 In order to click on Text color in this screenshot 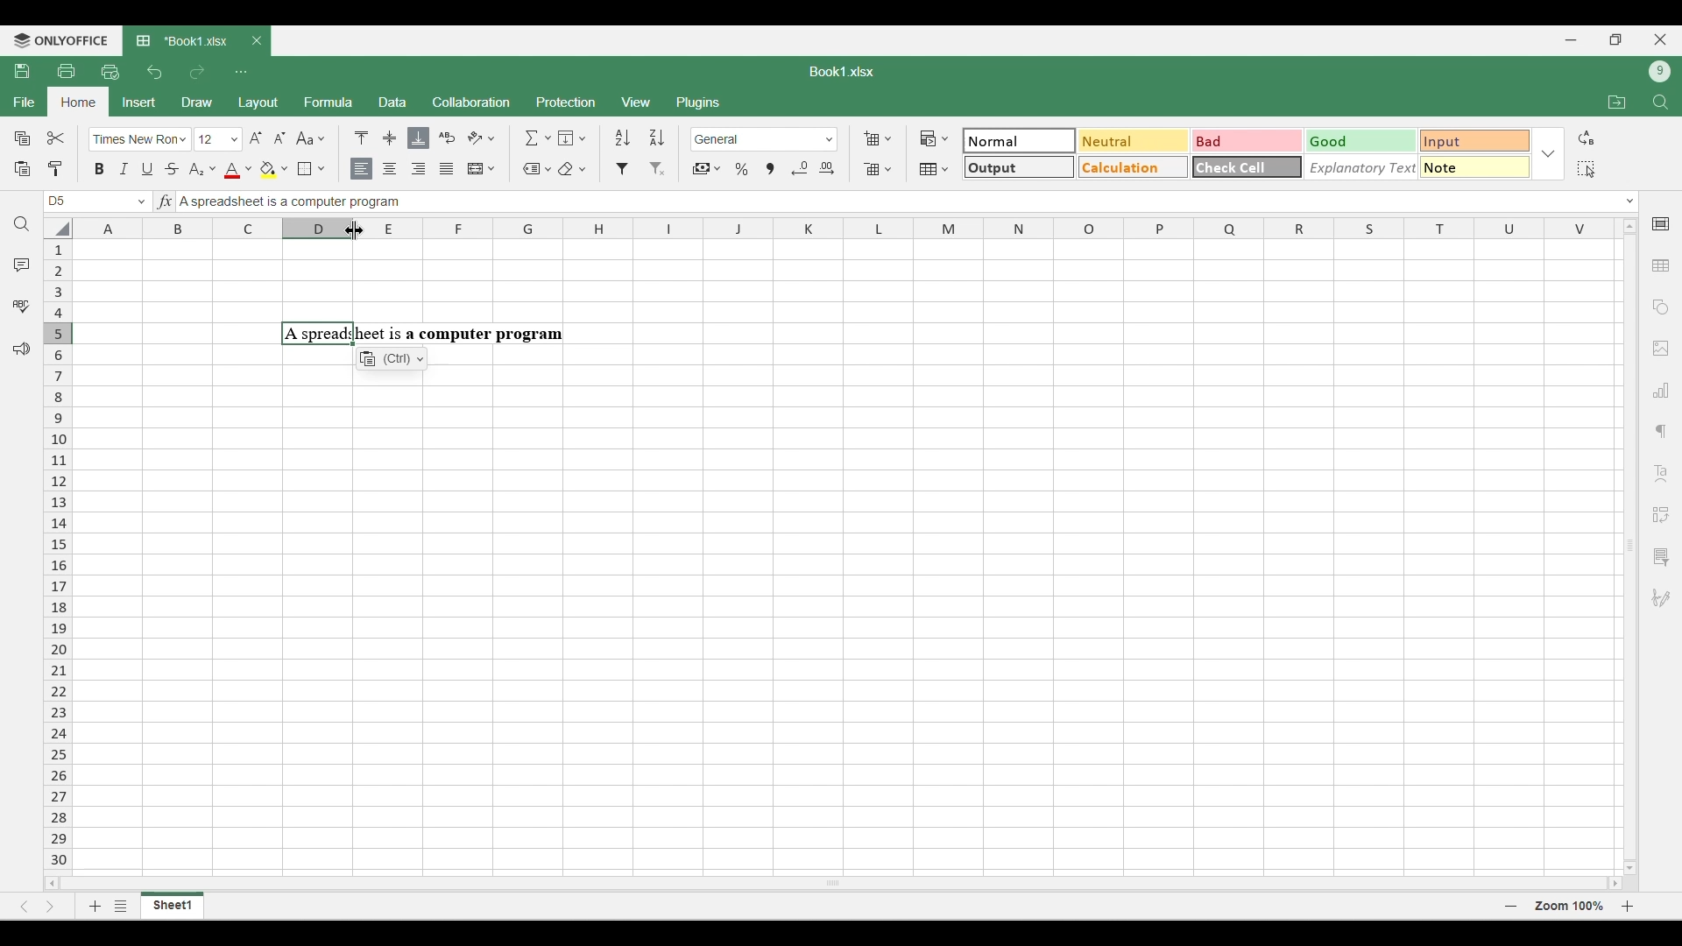, I will do `click(237, 171)`.